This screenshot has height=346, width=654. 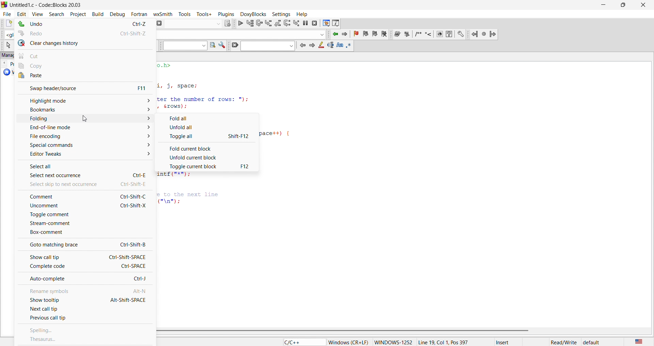 I want to click on jump back, so click(x=475, y=34).